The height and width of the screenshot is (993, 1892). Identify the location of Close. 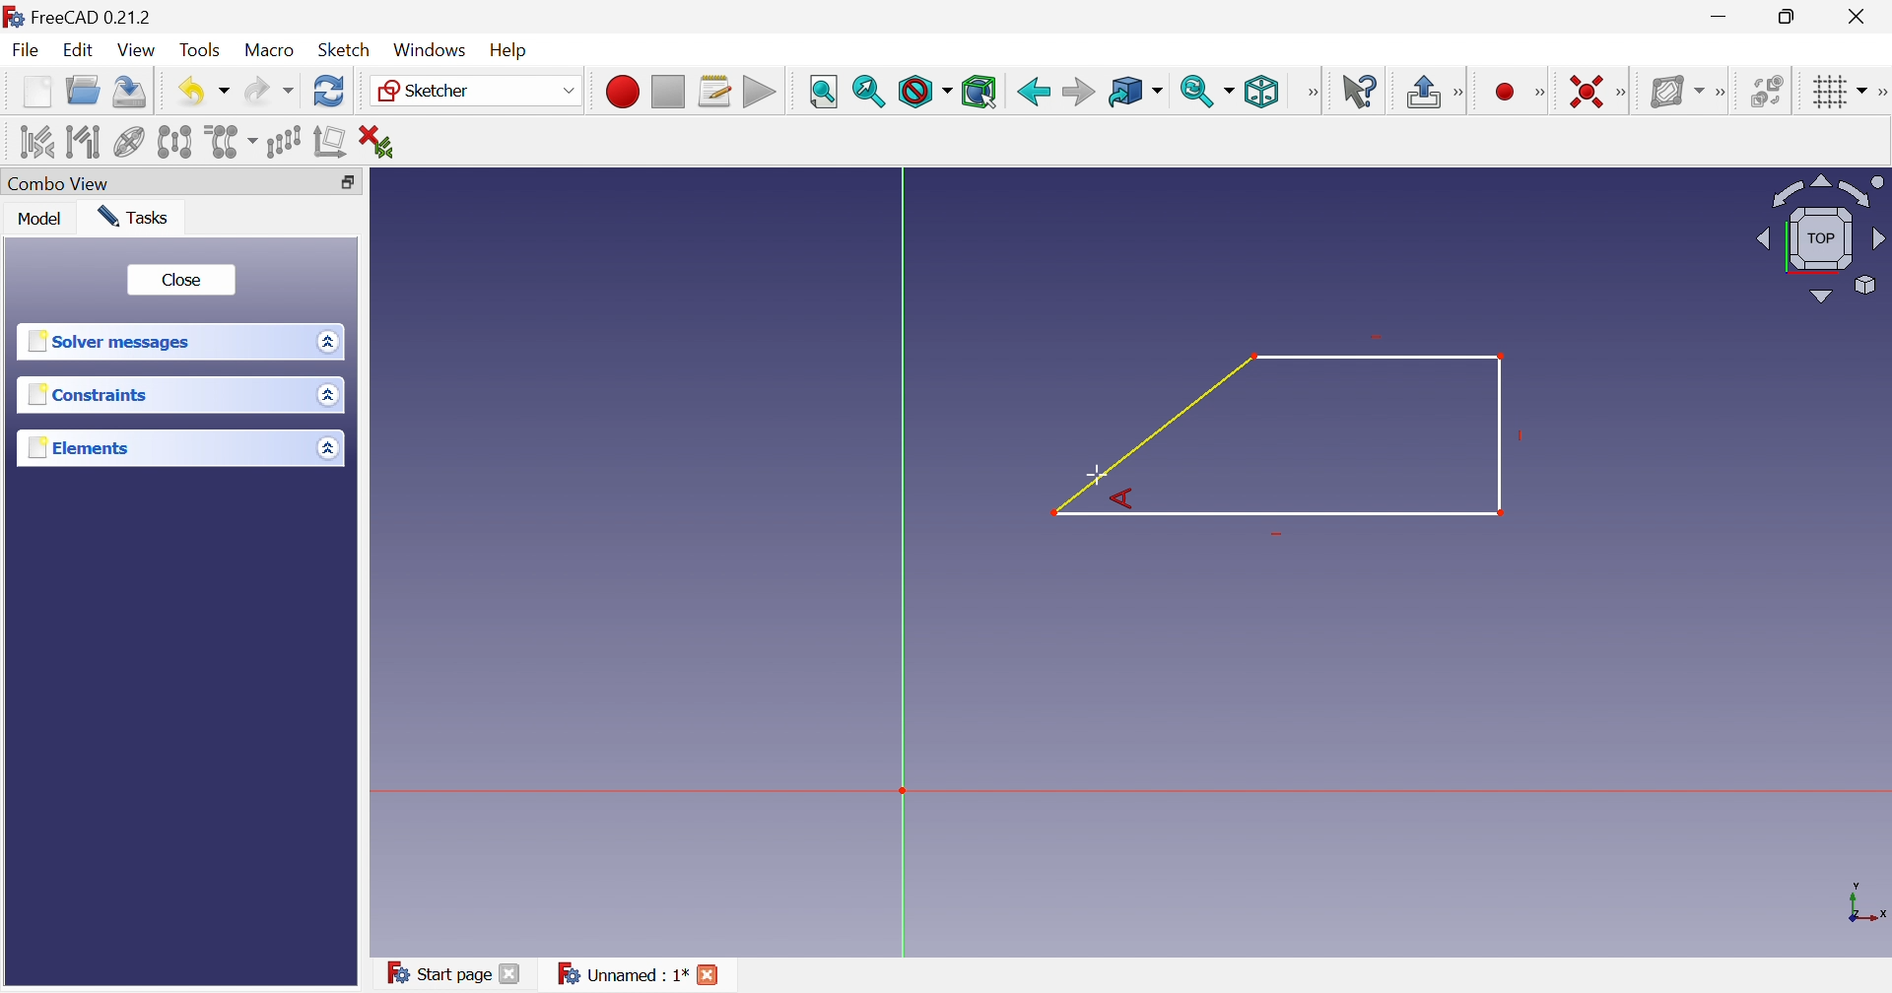
(1860, 17).